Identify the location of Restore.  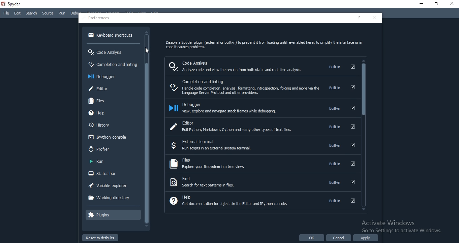
(437, 3).